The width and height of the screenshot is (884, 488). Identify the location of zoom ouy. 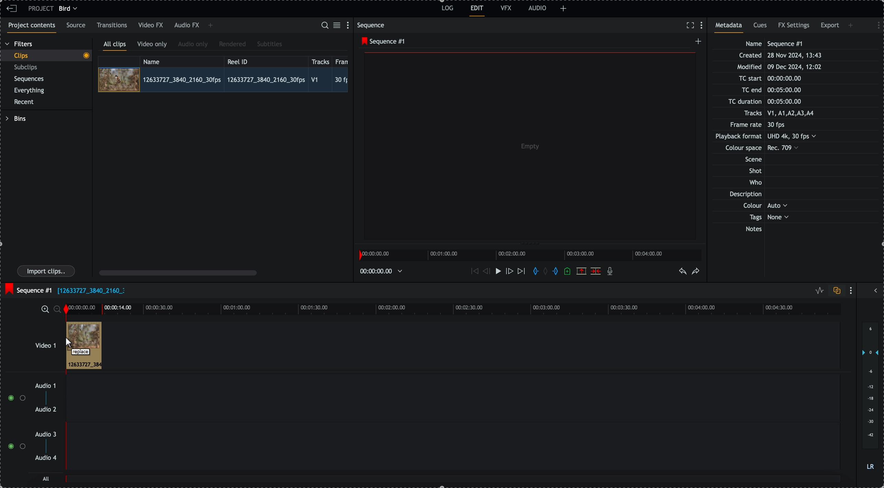
(58, 309).